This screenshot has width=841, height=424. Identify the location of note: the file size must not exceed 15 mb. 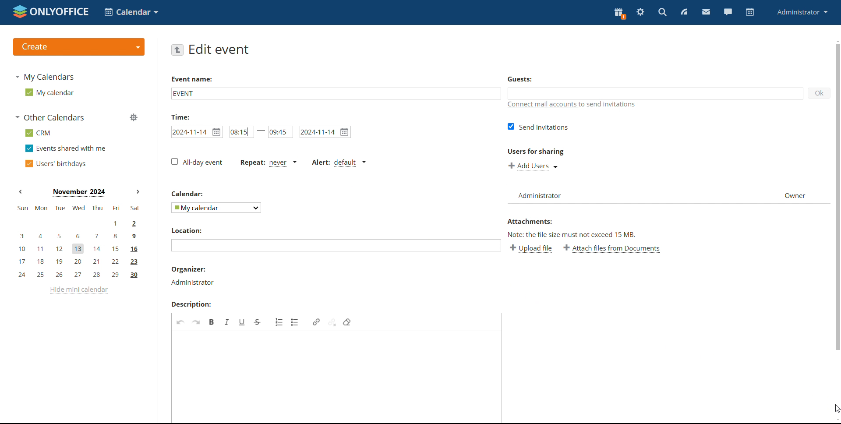
(572, 234).